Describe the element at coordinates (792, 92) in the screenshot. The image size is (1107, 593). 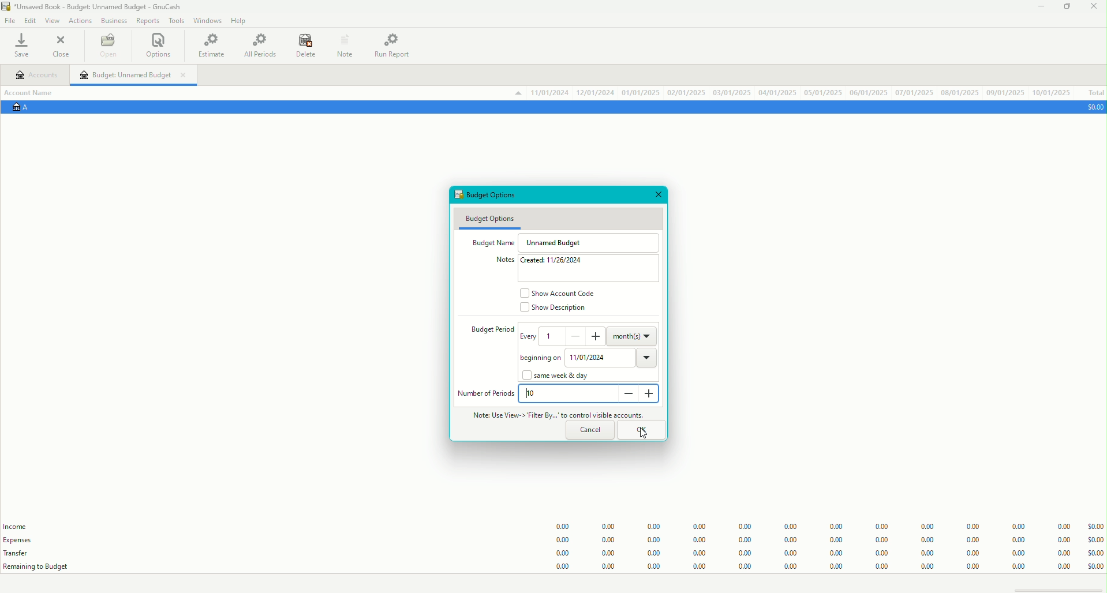
I see `Account Data` at that location.